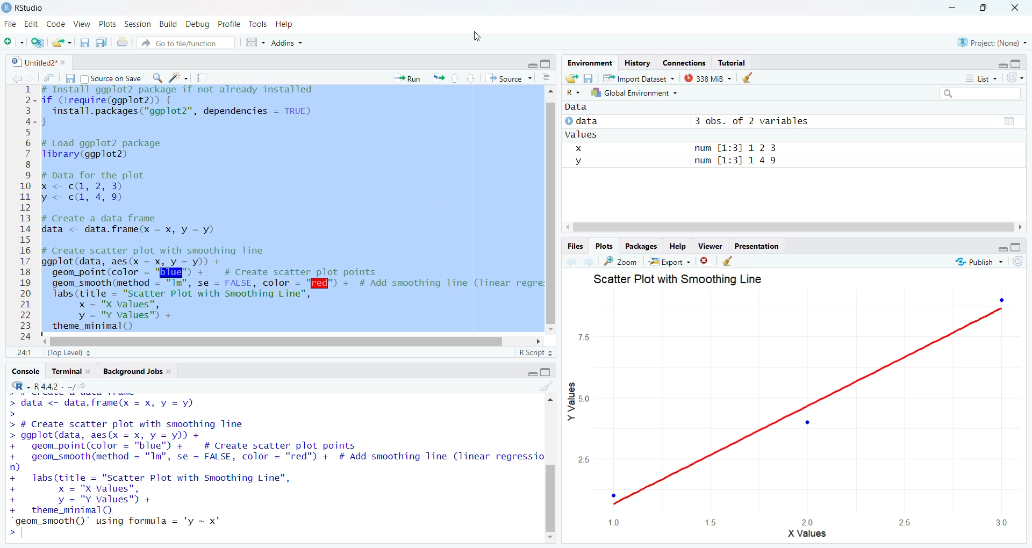  What do you see at coordinates (40, 63) in the screenshot?
I see ` Untitled2*` at bounding box center [40, 63].